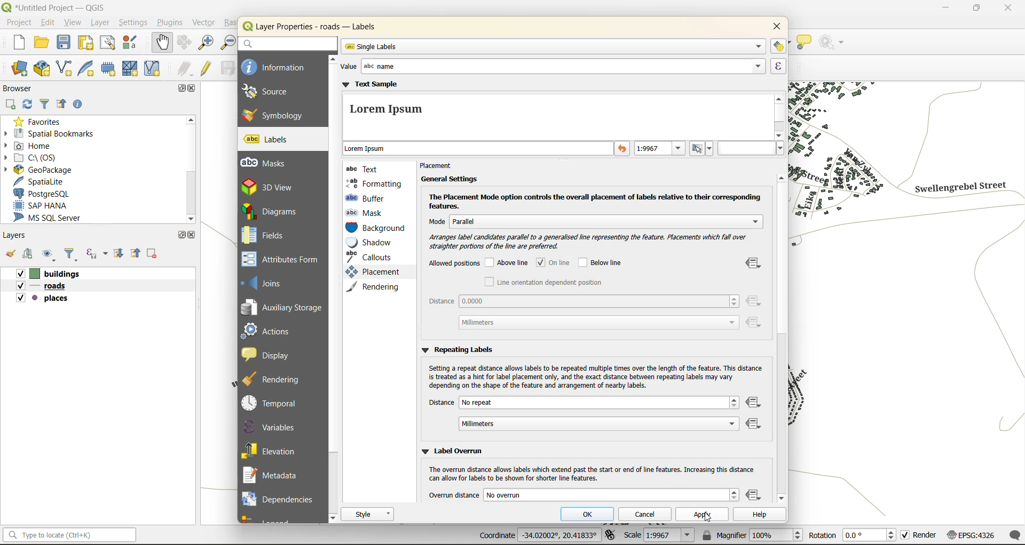  I want to click on online checked, so click(557, 262).